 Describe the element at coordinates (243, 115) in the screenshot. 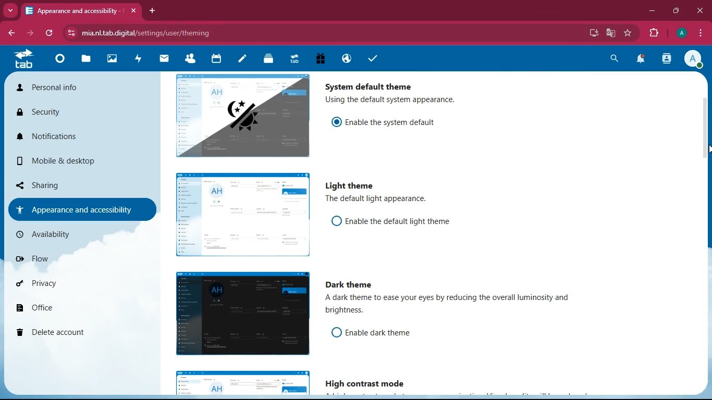

I see `image` at that location.